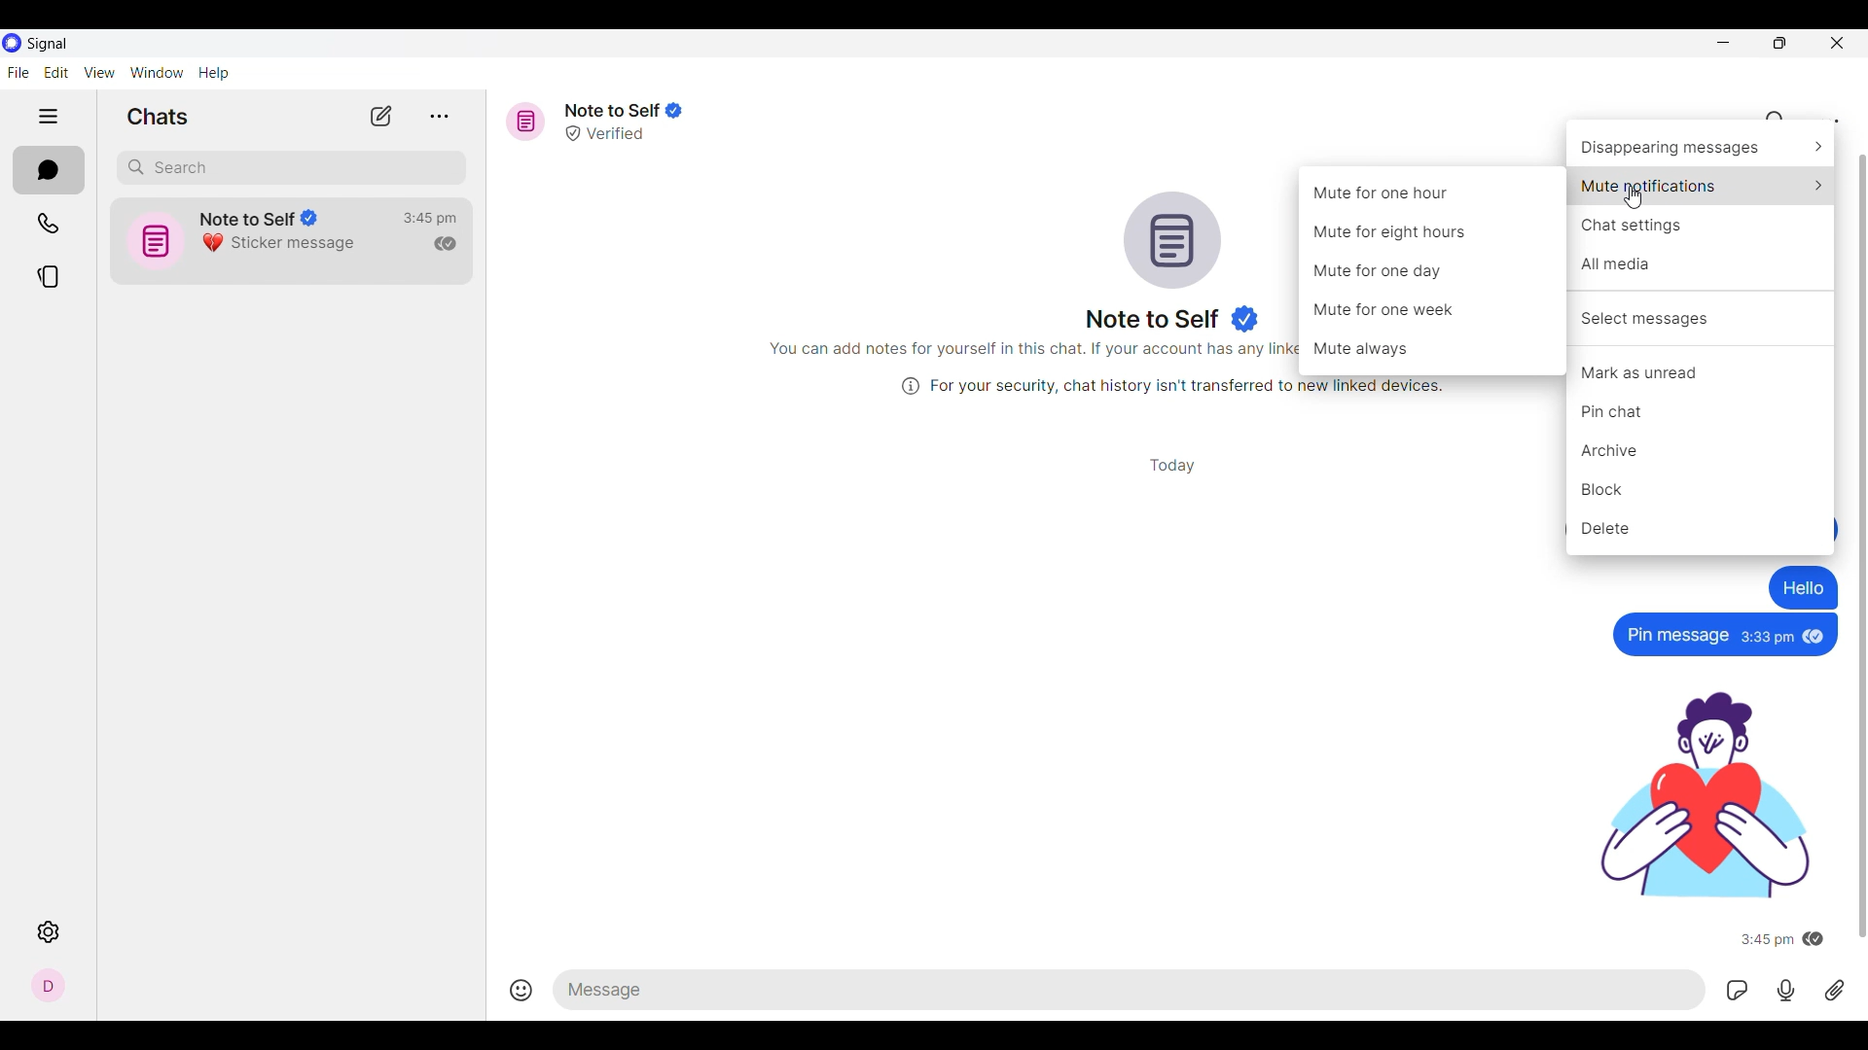  I want to click on Sticker message, so click(281, 243).